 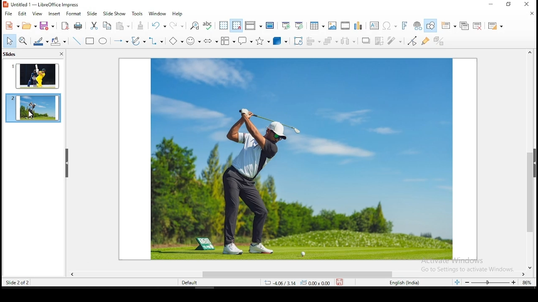 I want to click on close, so click(x=531, y=14).